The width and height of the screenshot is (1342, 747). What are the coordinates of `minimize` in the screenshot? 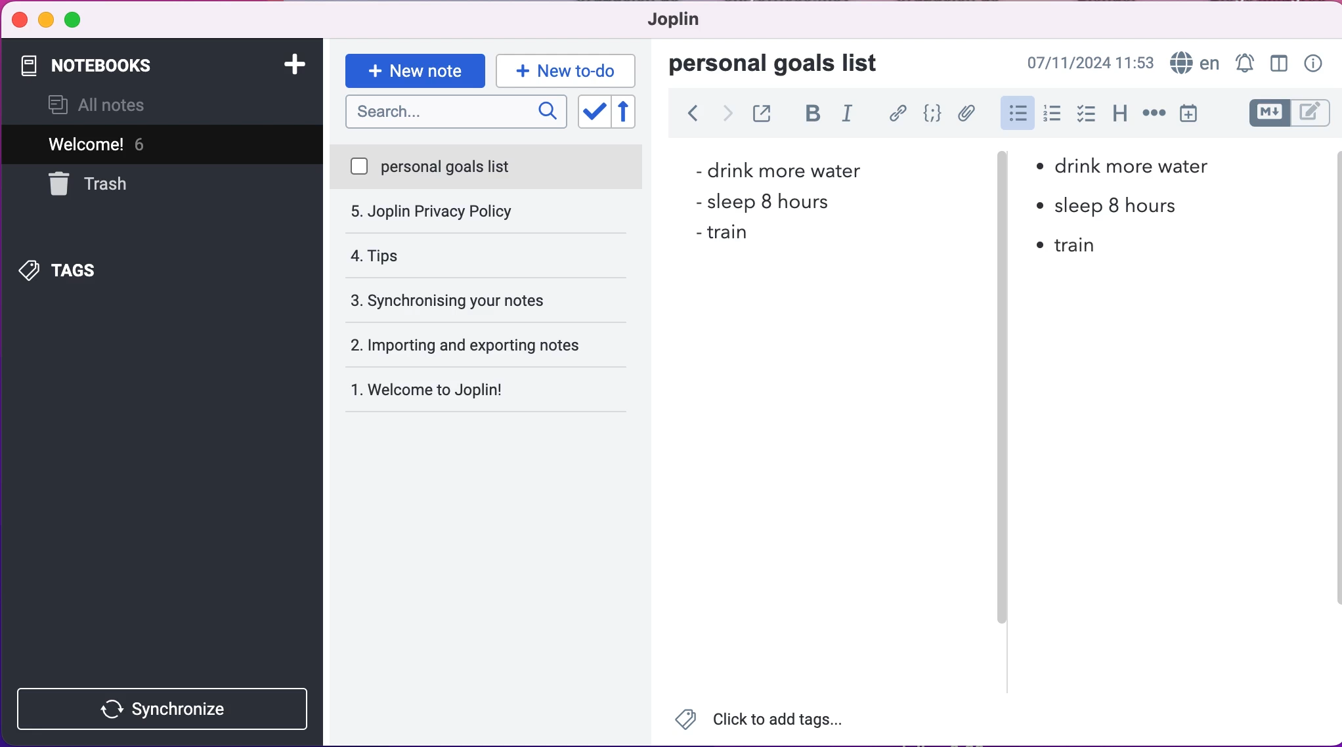 It's located at (45, 20).